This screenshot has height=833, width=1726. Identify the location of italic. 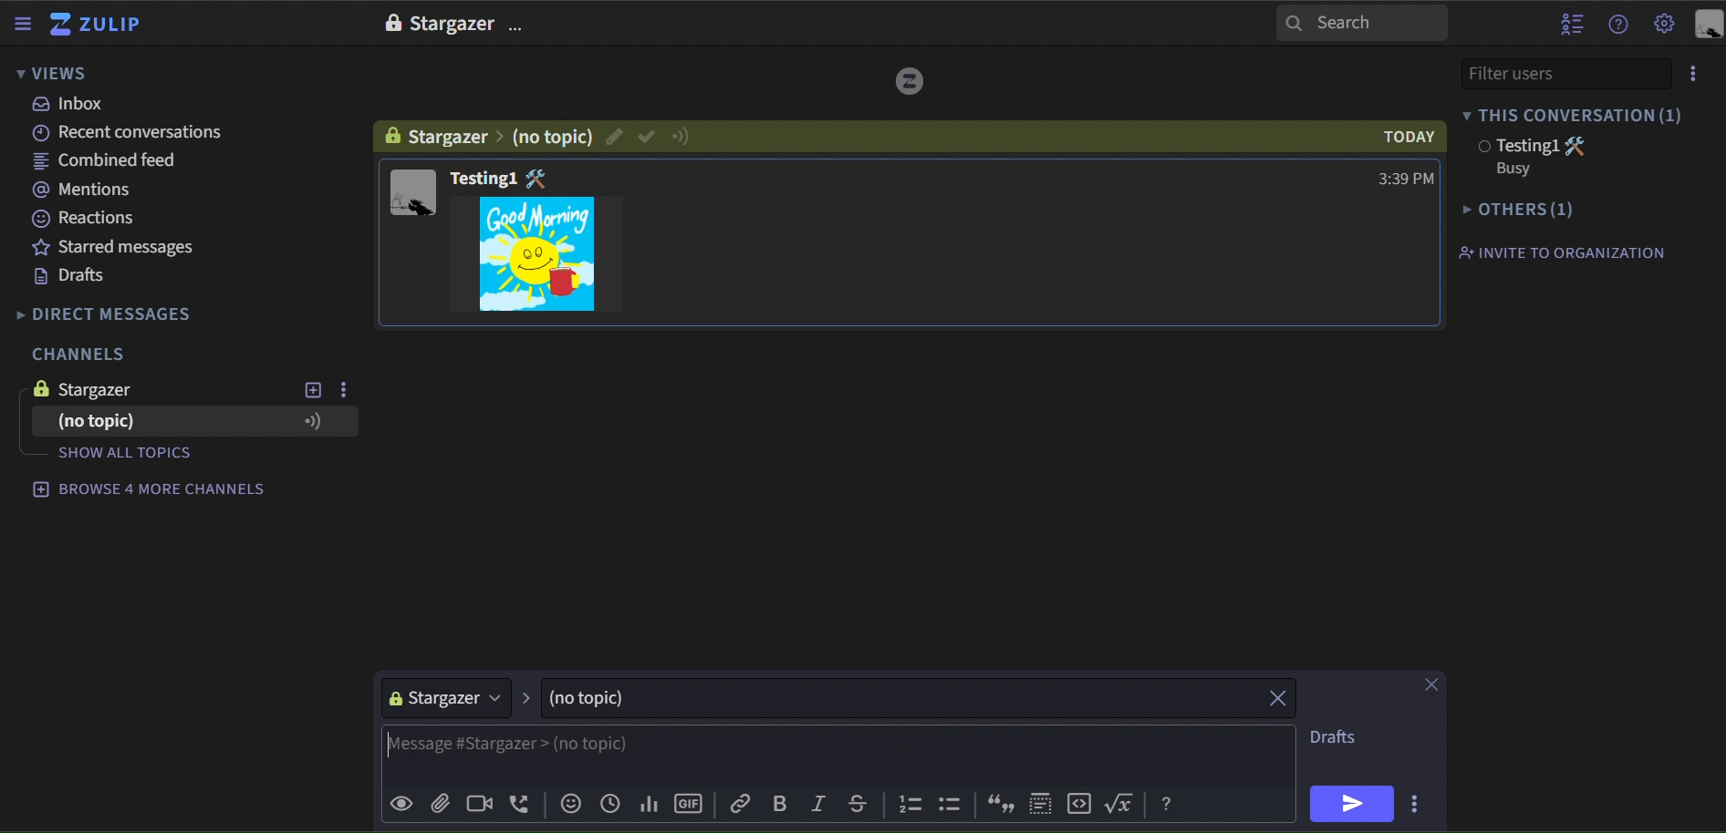
(817, 805).